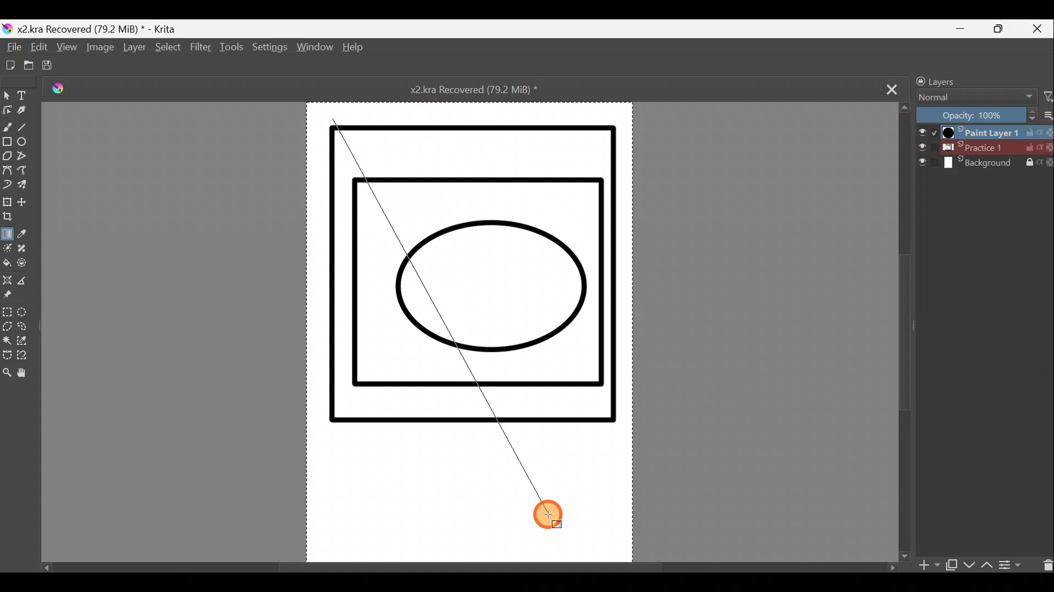 The image size is (1054, 592). What do you see at coordinates (10, 218) in the screenshot?
I see `Crop the image to an area` at bounding box center [10, 218].